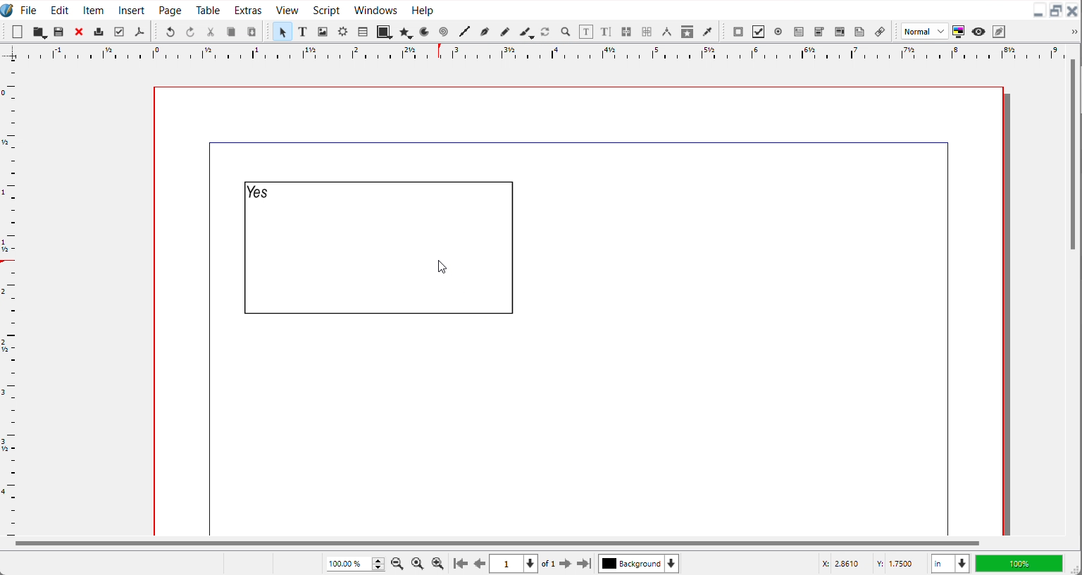 This screenshot has height=575, width=1082. Describe the element at coordinates (10, 296) in the screenshot. I see `Vertical Scale` at that location.